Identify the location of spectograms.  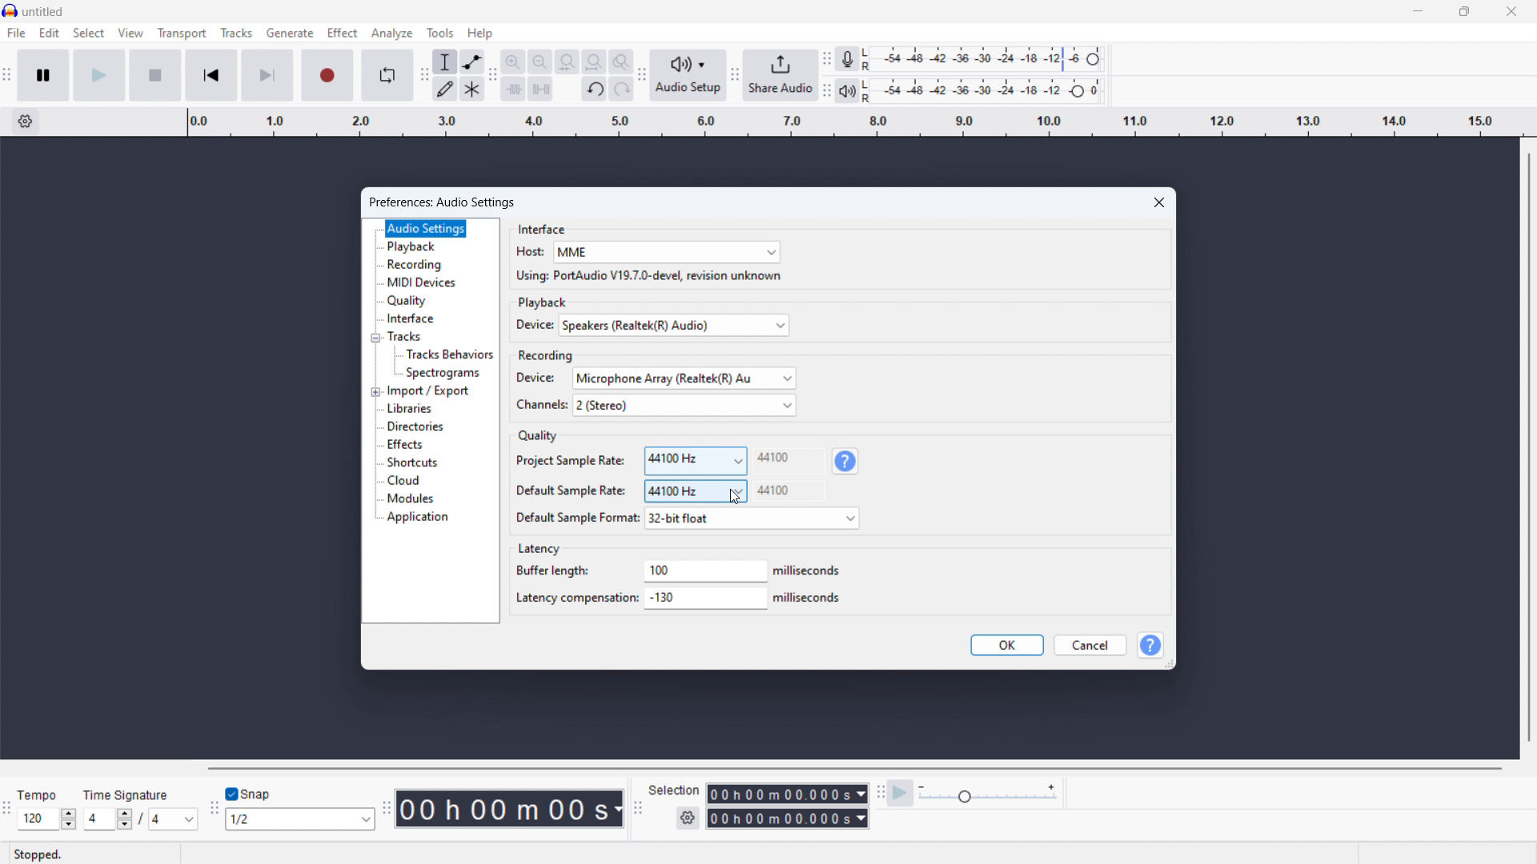
(444, 374).